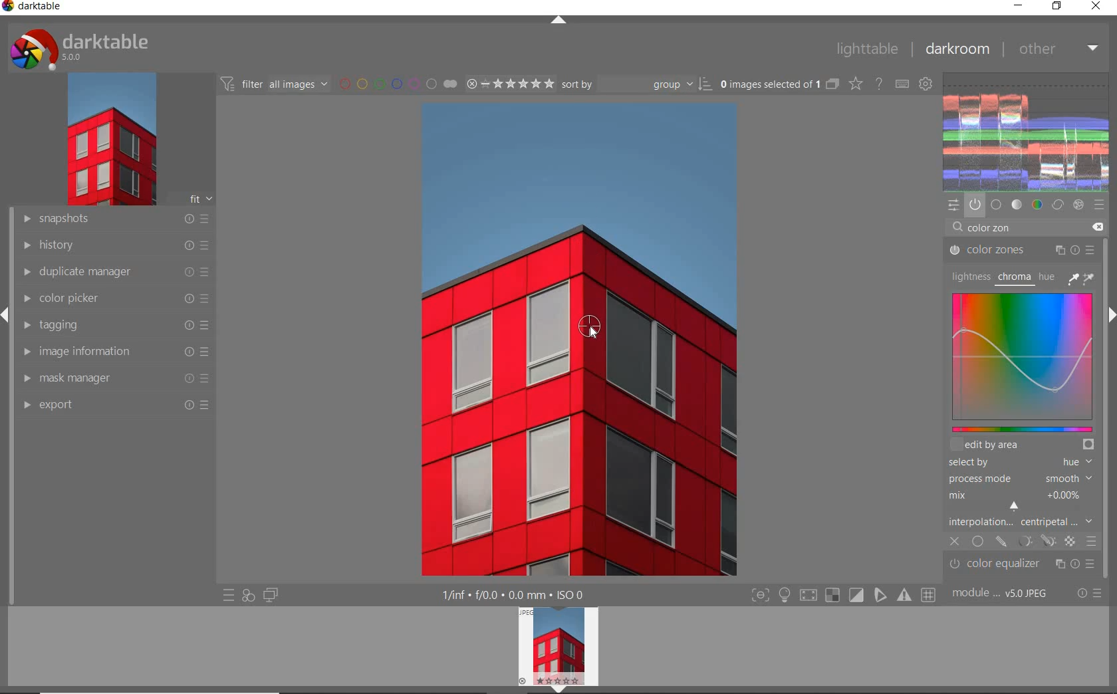 The image size is (1117, 694). I want to click on color equalizer, so click(1020, 566).